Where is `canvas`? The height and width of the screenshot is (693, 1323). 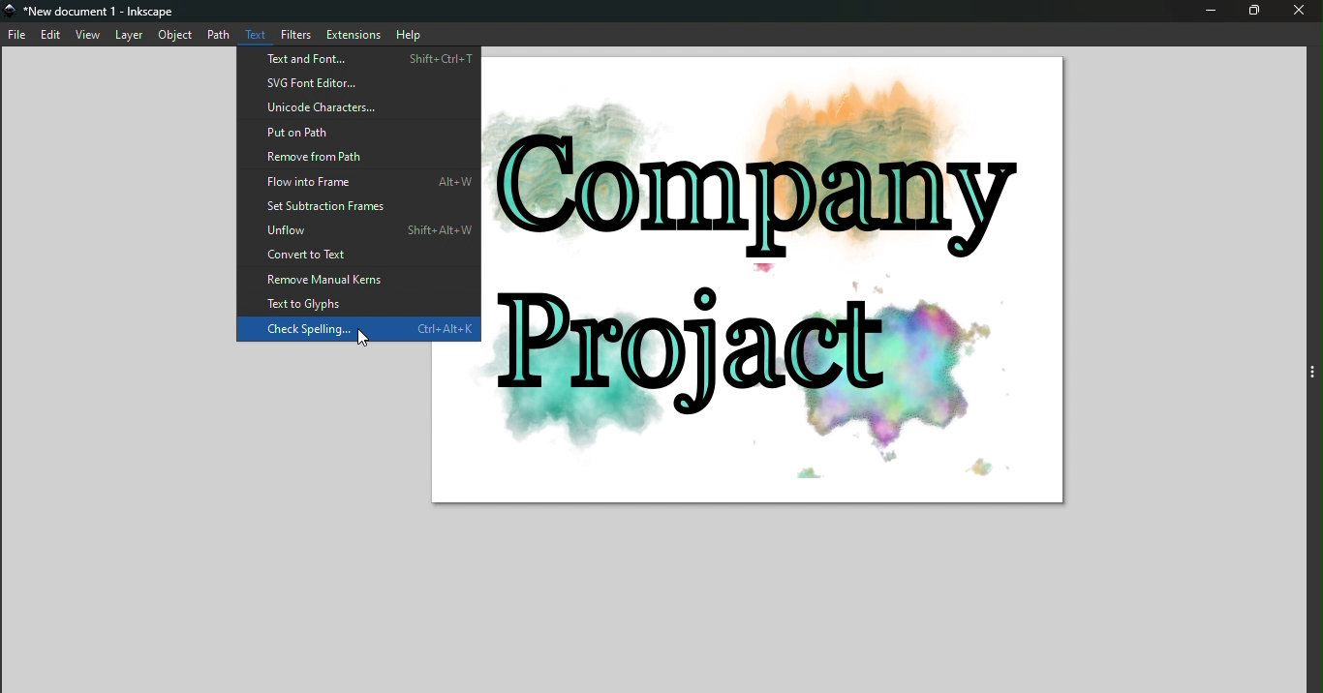 canvas is located at coordinates (775, 280).